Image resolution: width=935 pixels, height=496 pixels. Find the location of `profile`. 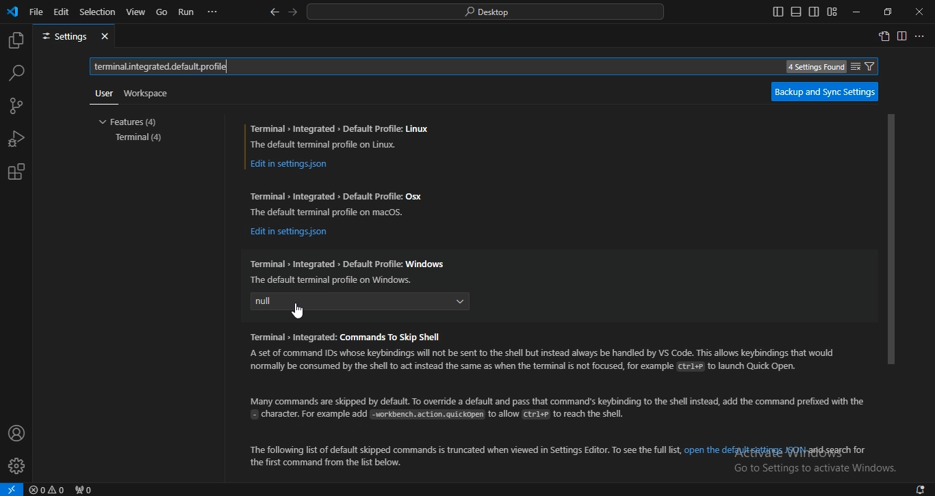

profile is located at coordinates (16, 467).